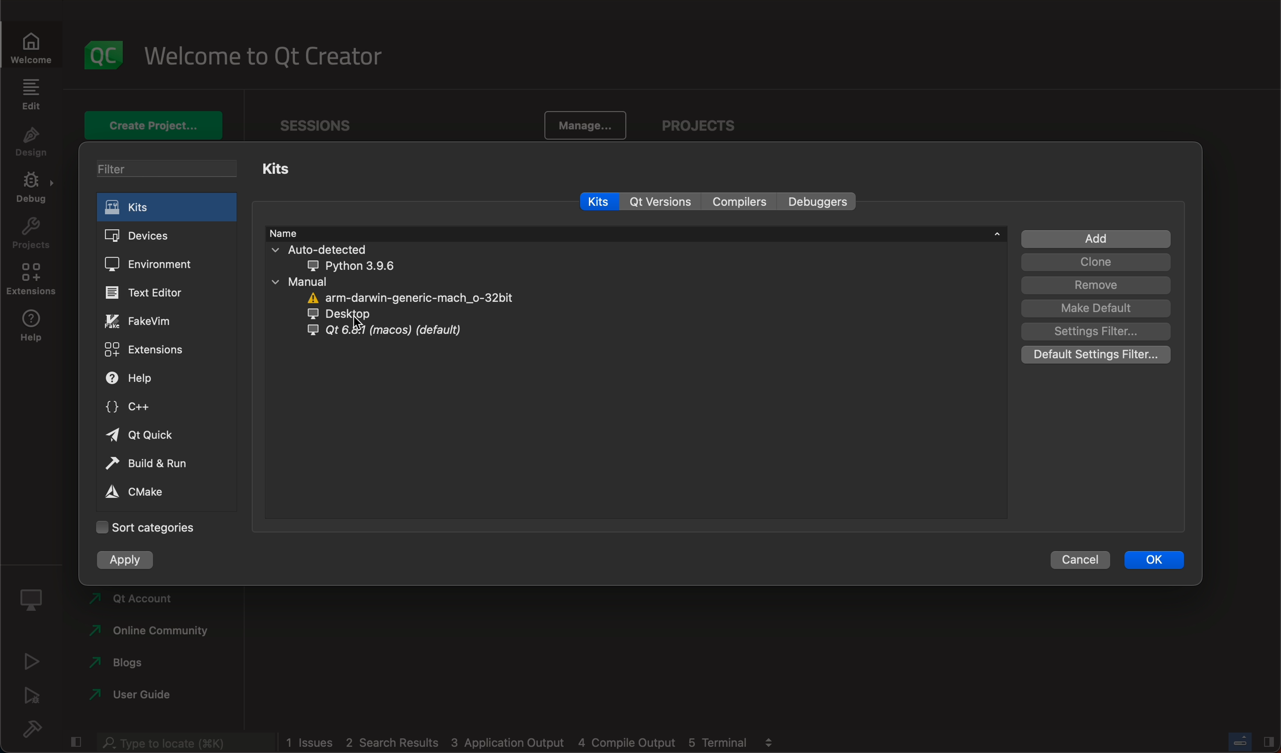  What do you see at coordinates (156, 265) in the screenshot?
I see `environment` at bounding box center [156, 265].